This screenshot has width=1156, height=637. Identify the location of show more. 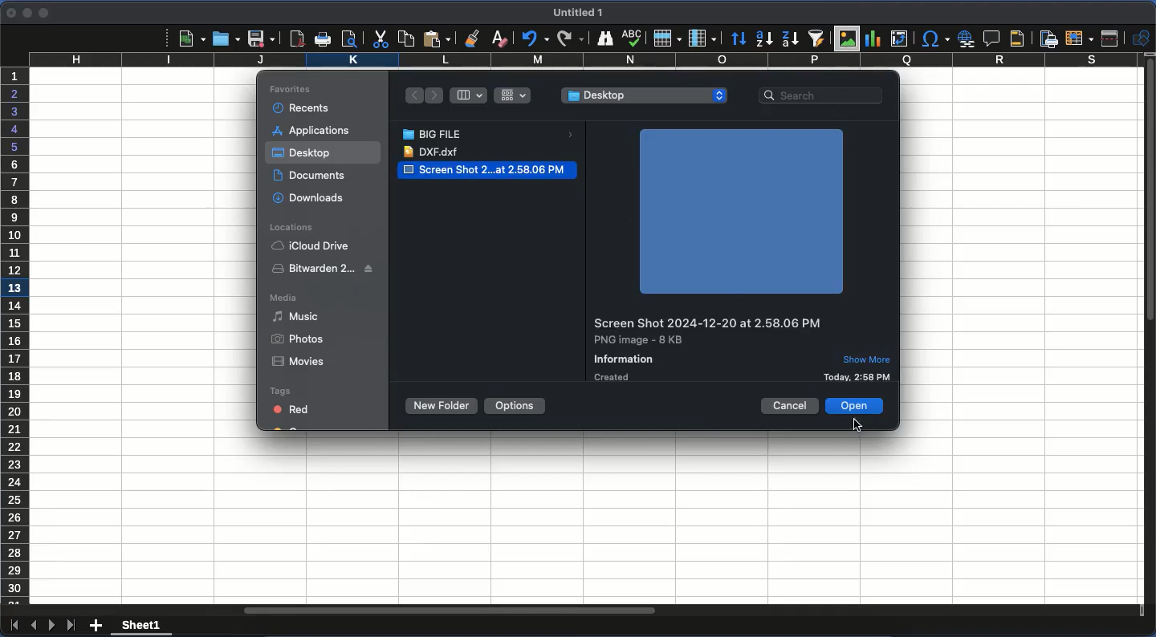
(869, 360).